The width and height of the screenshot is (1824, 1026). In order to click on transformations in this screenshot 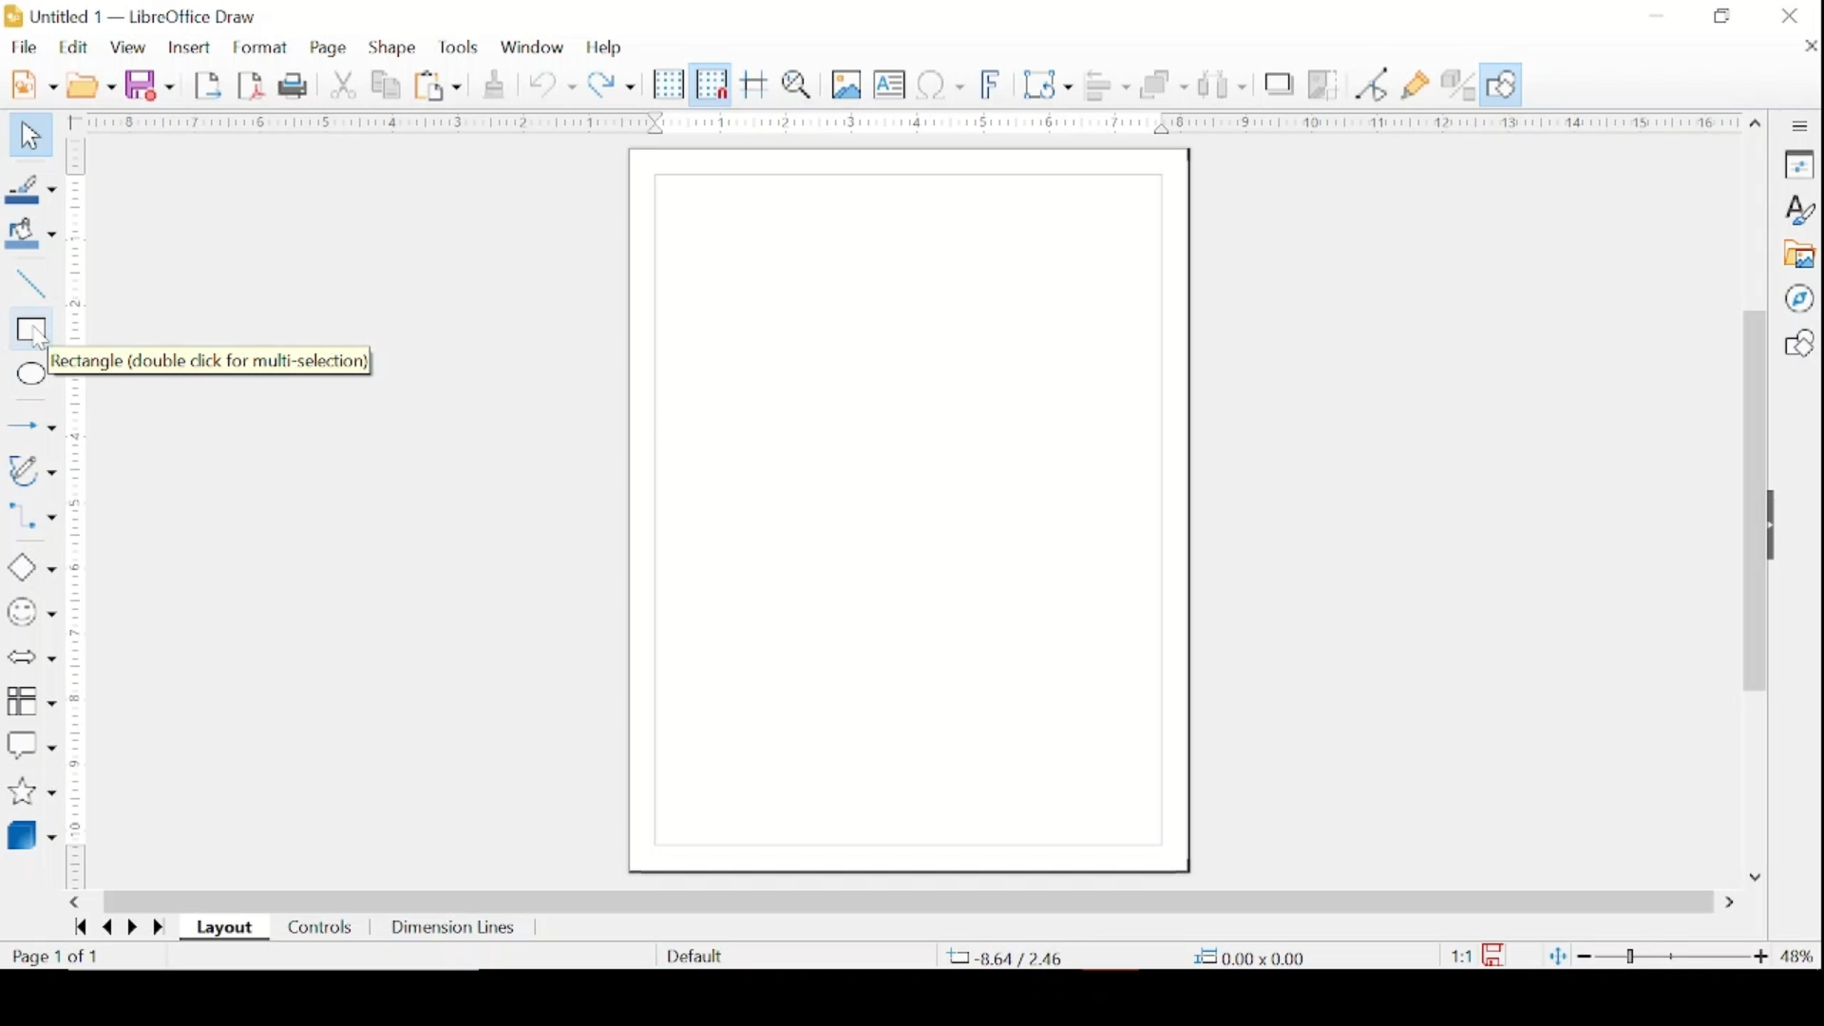, I will do `click(1050, 85)`.